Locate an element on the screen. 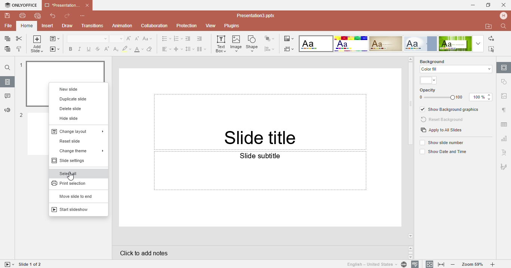  Blank is located at coordinates (316, 44).